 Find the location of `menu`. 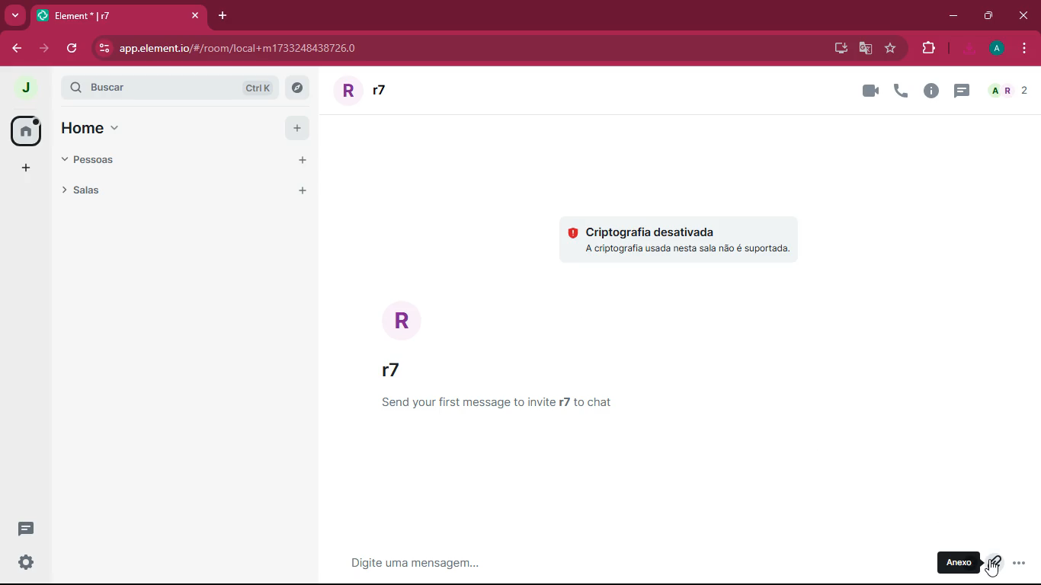

menu is located at coordinates (1021, 49).